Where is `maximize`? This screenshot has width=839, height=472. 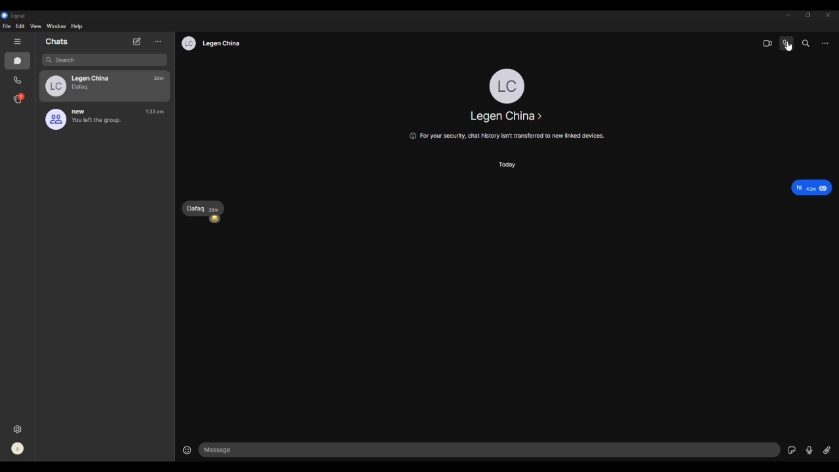 maximize is located at coordinates (808, 15).